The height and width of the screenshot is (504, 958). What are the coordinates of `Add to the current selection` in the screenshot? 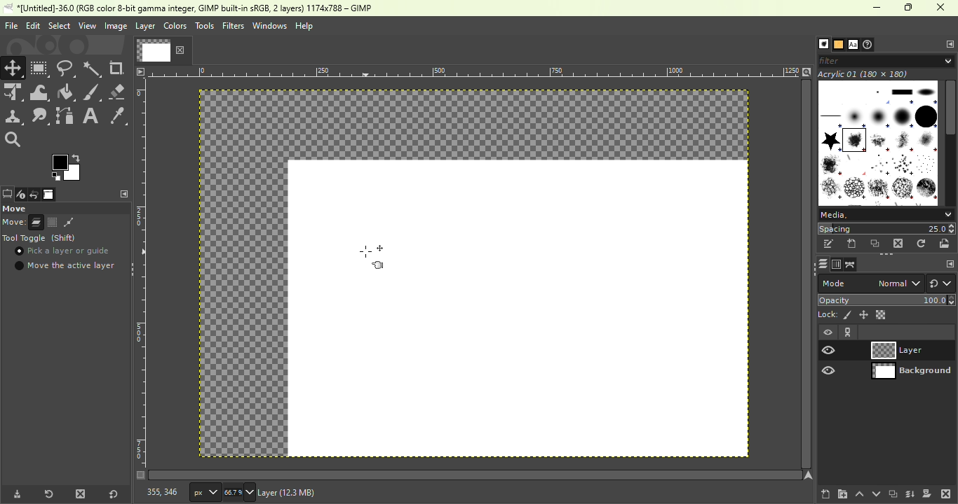 It's located at (52, 222).